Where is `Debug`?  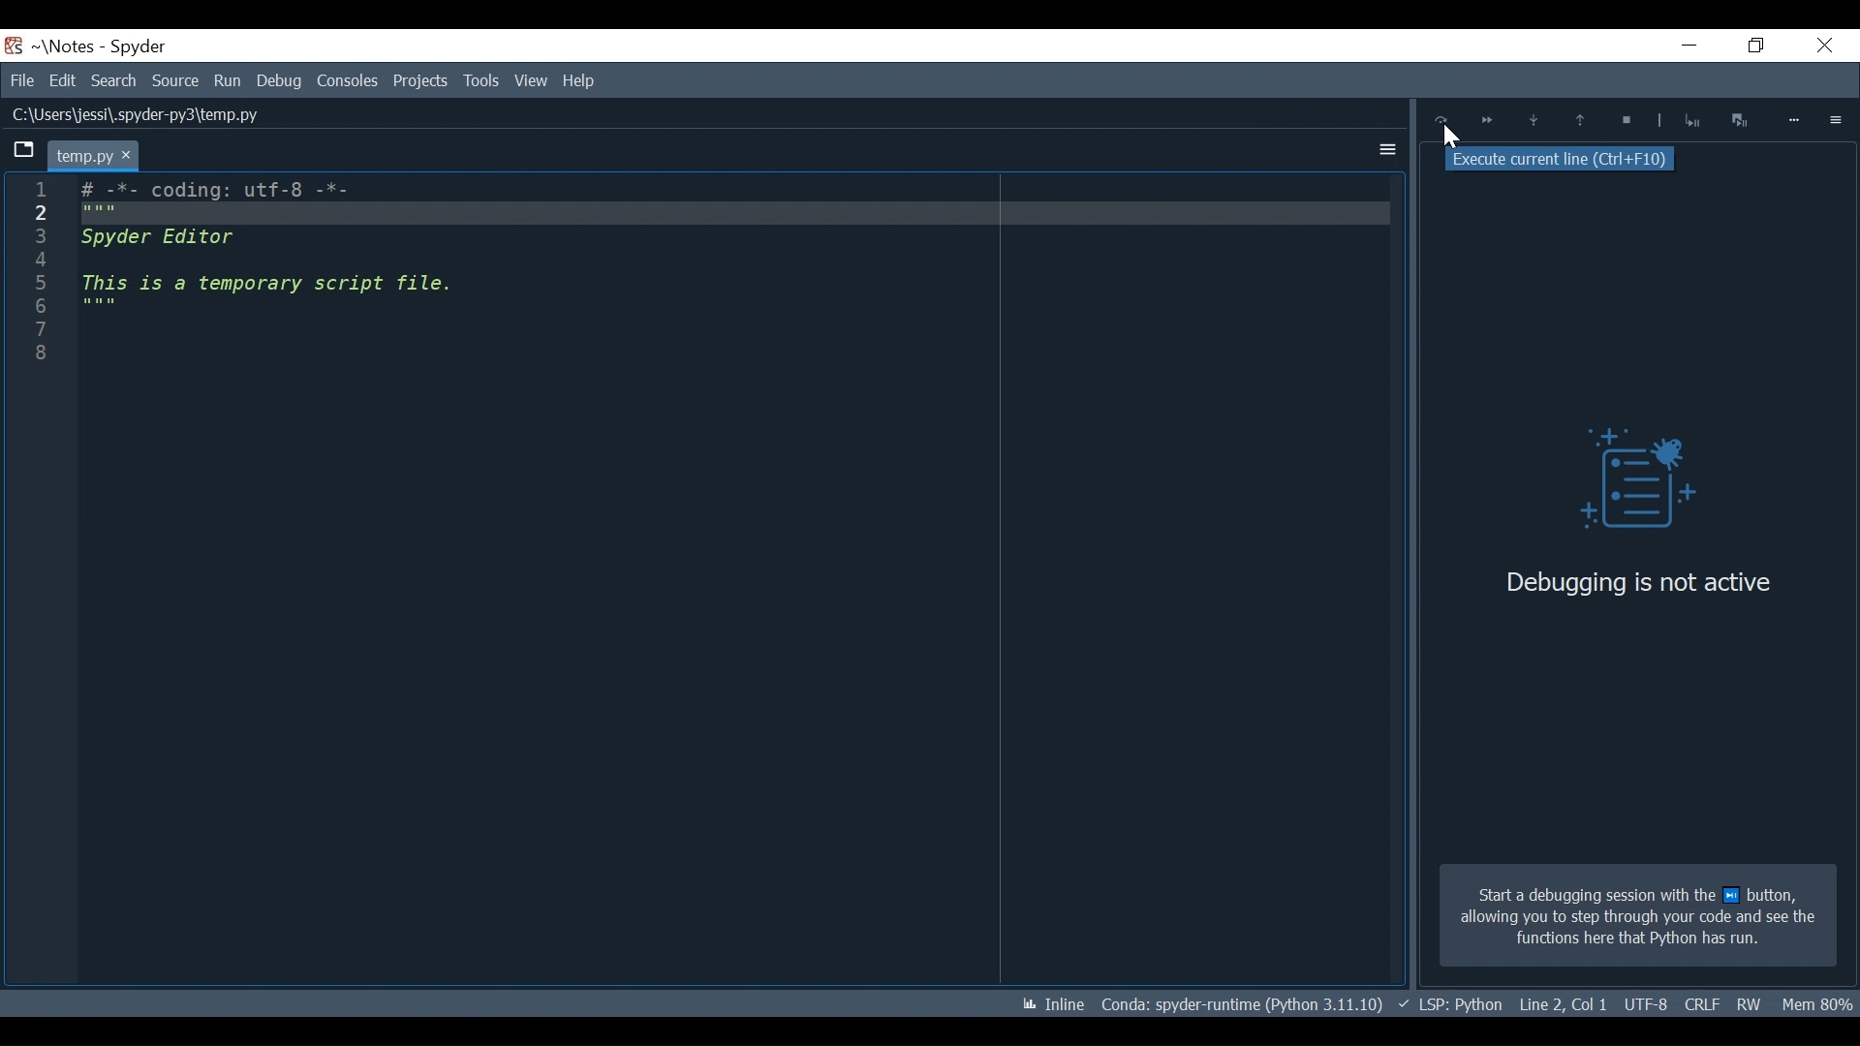 Debug is located at coordinates (1623, 483).